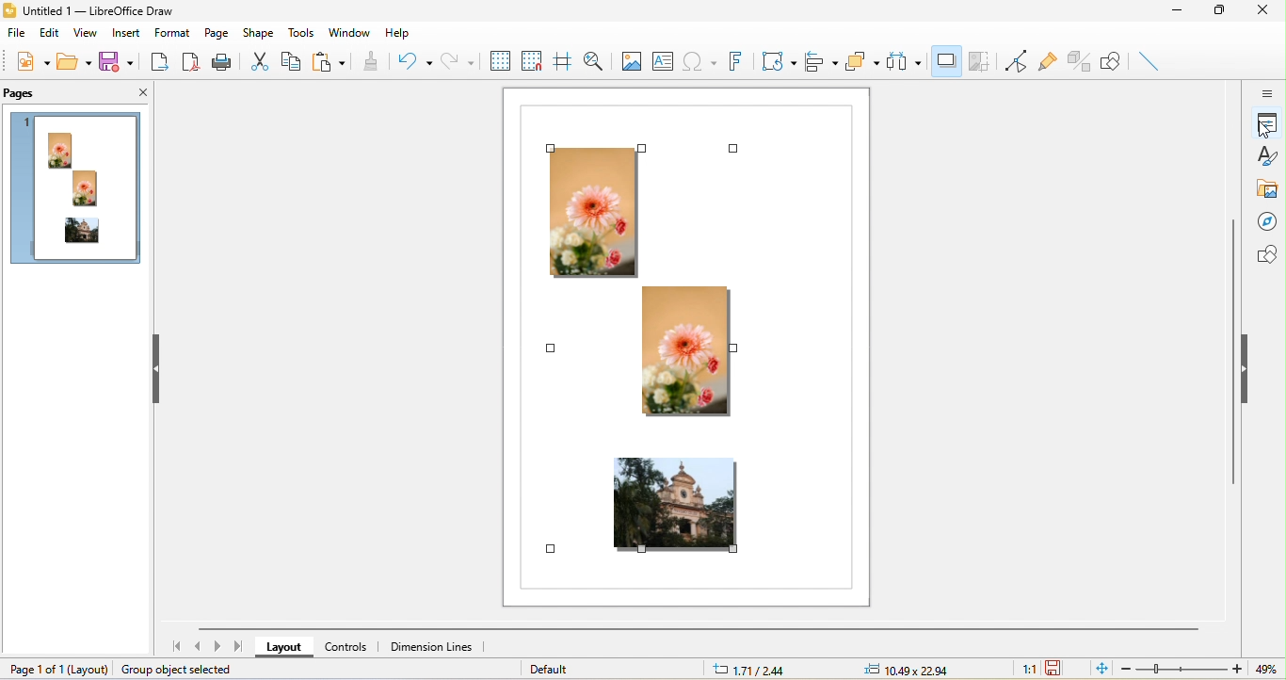 This screenshot has width=1286, height=680. What do you see at coordinates (661, 58) in the screenshot?
I see `text box` at bounding box center [661, 58].